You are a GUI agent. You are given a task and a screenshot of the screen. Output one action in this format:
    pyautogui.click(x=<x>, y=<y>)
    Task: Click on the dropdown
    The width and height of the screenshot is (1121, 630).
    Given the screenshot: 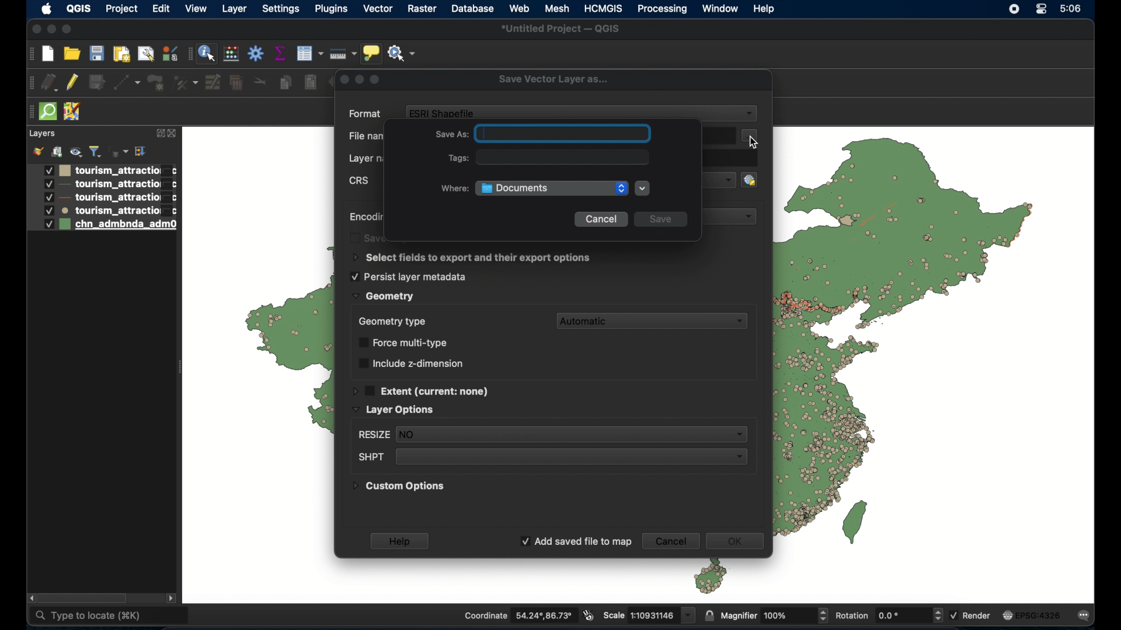 What is the action you would take?
    pyautogui.click(x=644, y=189)
    